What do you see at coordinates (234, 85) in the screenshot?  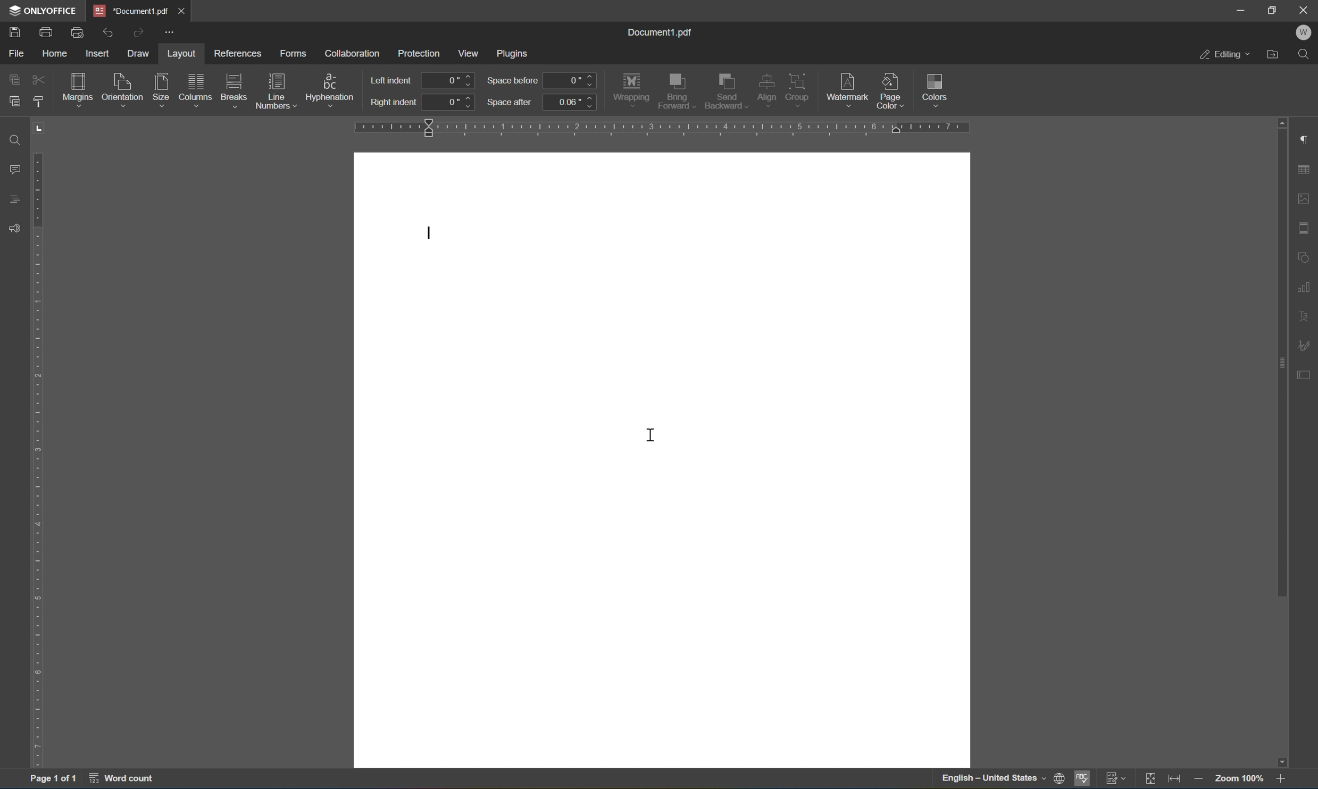 I see `breaks` at bounding box center [234, 85].